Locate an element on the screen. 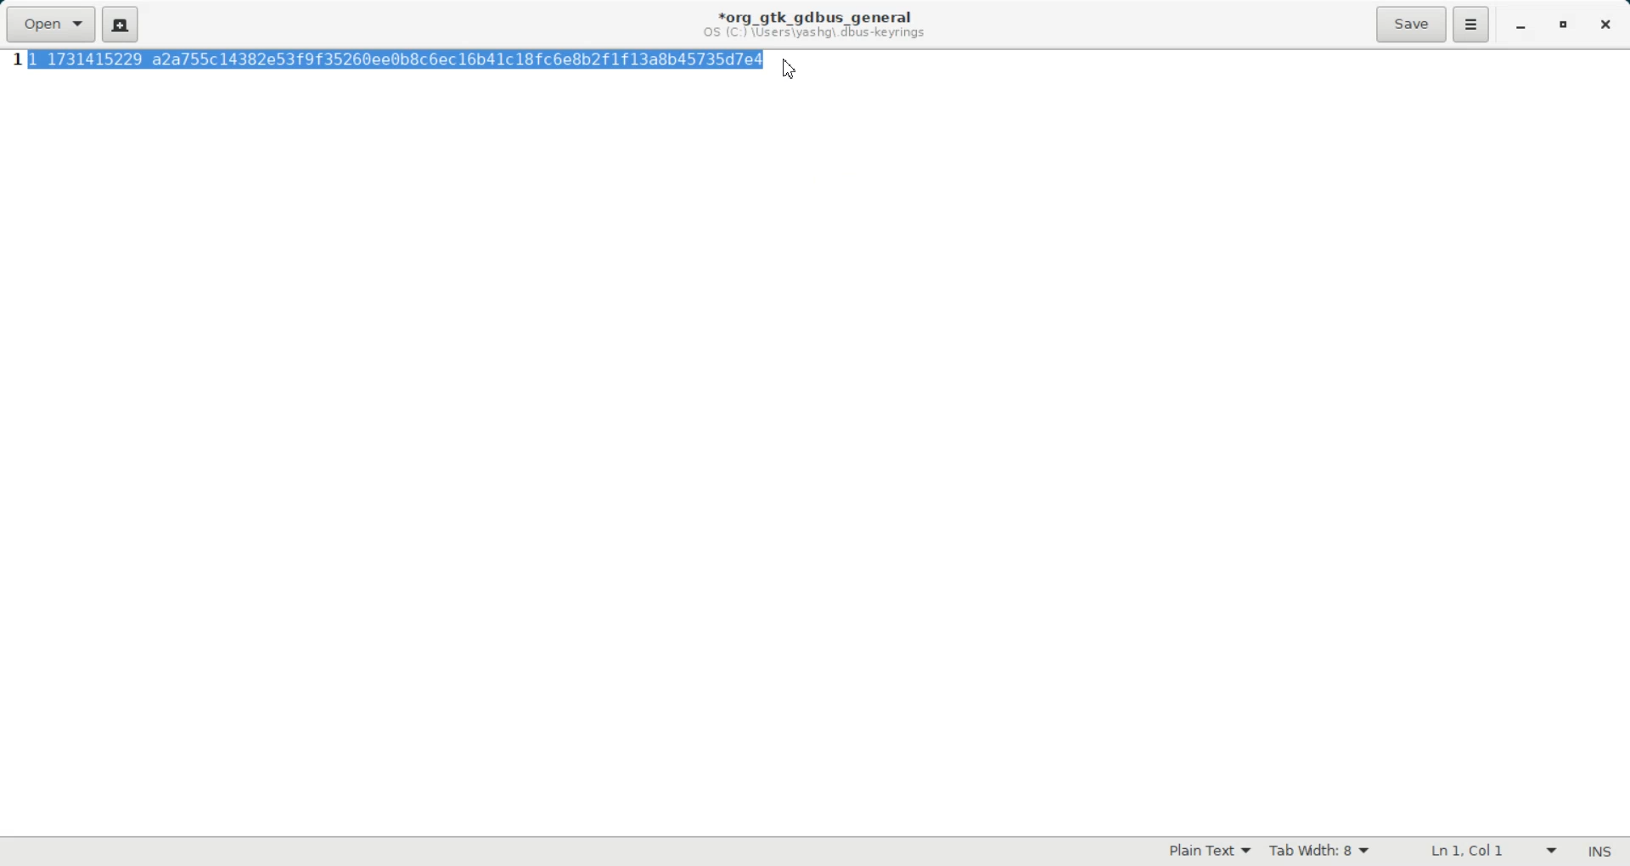 Image resolution: width=1630 pixels, height=866 pixels. Text is located at coordinates (1599, 852).